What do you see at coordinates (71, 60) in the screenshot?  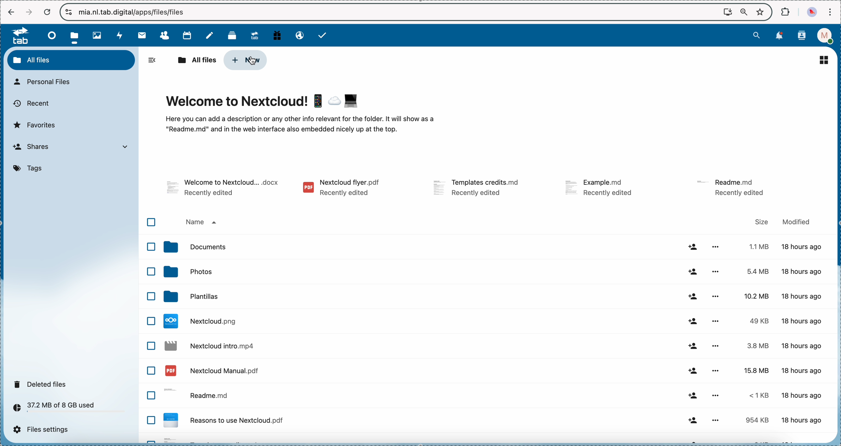 I see `all files` at bounding box center [71, 60].